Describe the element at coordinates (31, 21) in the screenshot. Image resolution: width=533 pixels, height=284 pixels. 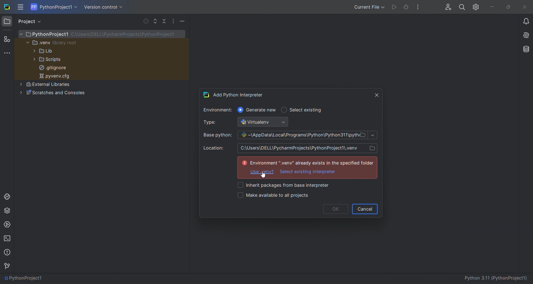
I see `project` at that location.